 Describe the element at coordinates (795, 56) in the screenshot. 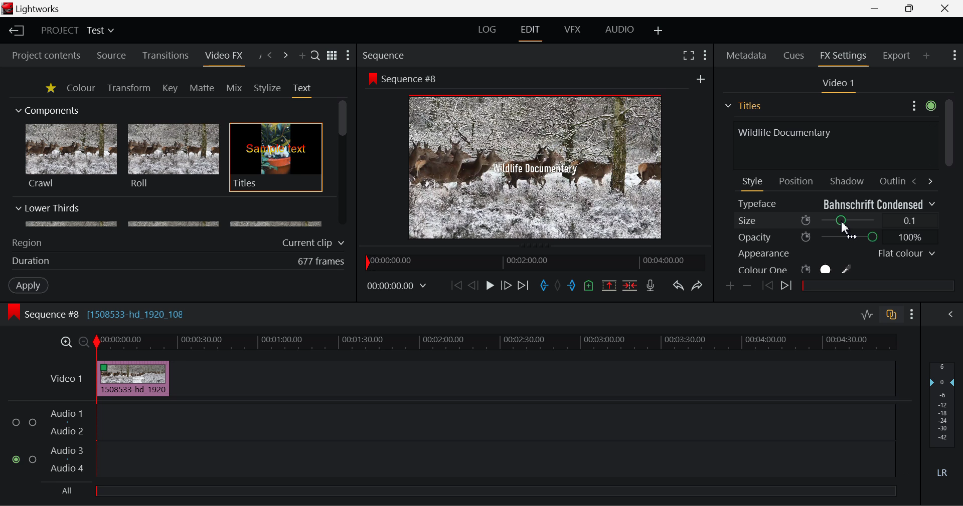

I see `Cues` at that location.